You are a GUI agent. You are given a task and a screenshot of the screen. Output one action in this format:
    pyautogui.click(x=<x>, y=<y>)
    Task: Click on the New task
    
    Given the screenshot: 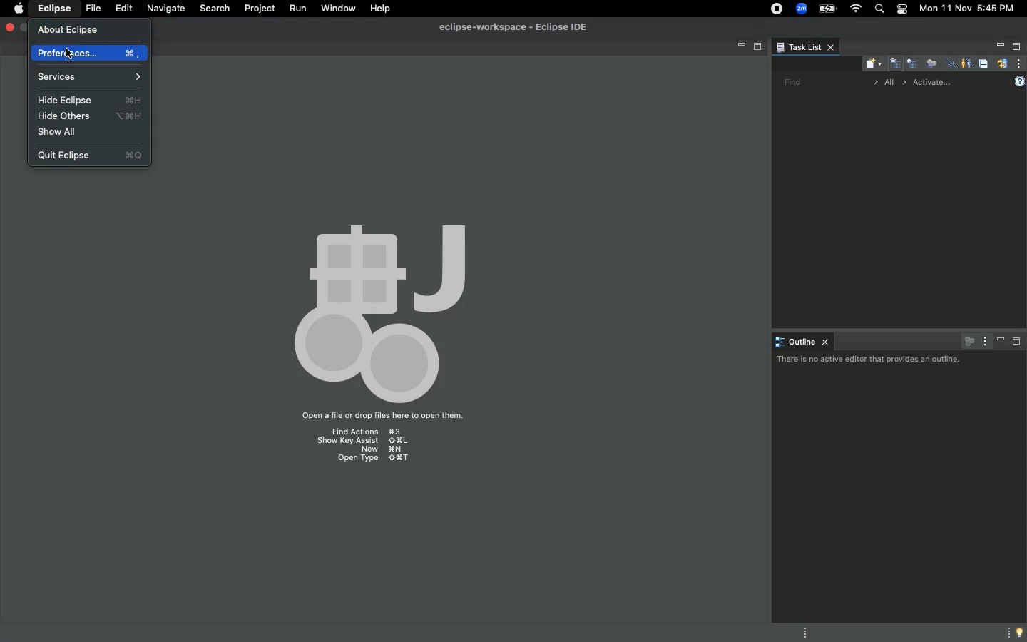 What is the action you would take?
    pyautogui.click(x=871, y=63)
    